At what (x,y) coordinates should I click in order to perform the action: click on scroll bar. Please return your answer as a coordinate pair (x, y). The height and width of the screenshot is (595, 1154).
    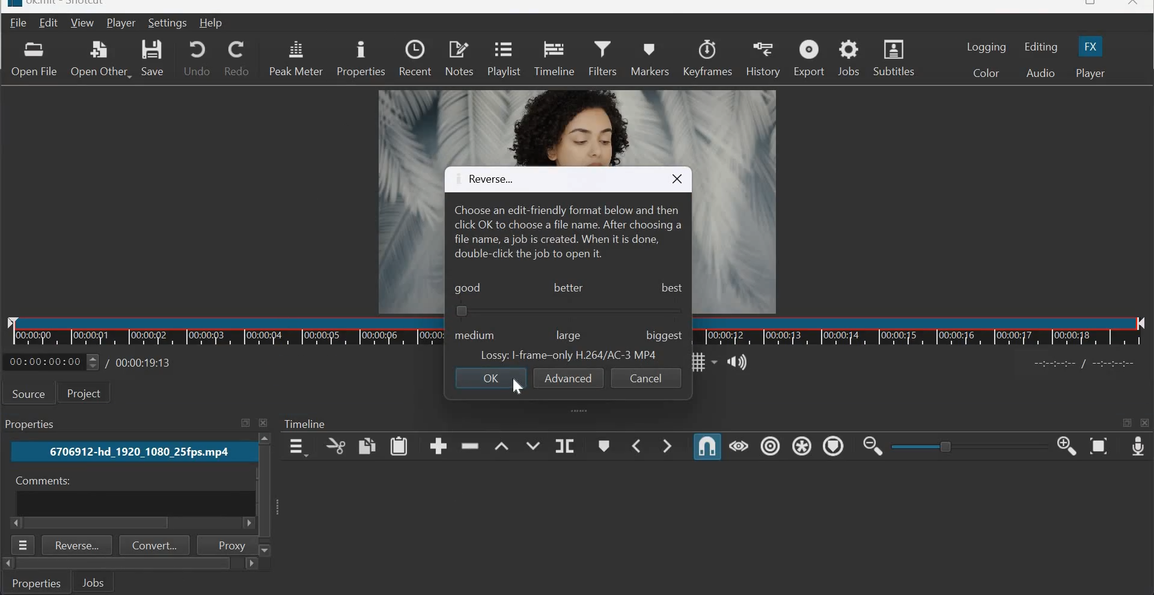
    Looking at the image, I should click on (99, 523).